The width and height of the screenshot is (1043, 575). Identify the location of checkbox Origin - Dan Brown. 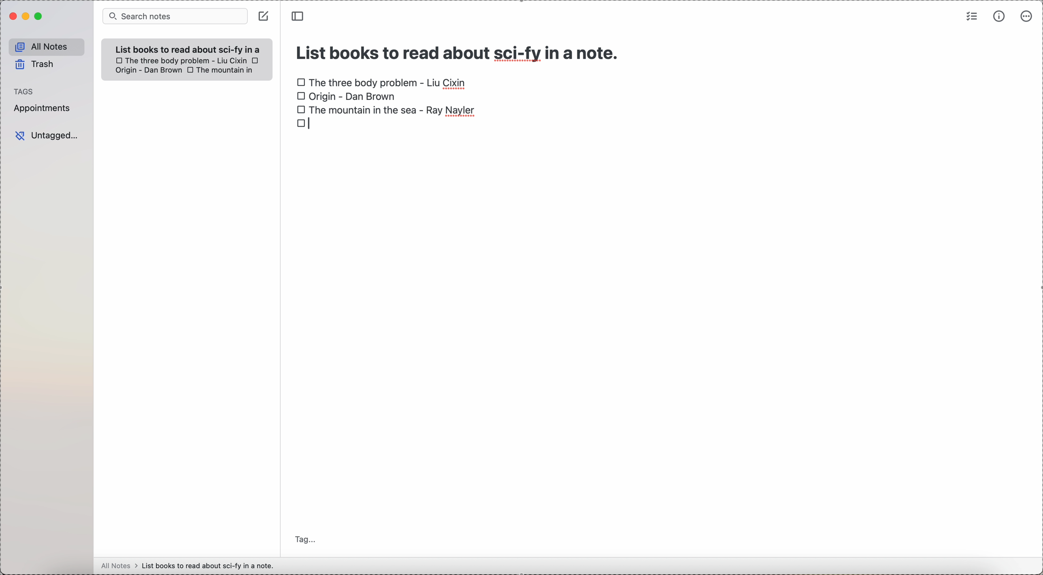
(346, 97).